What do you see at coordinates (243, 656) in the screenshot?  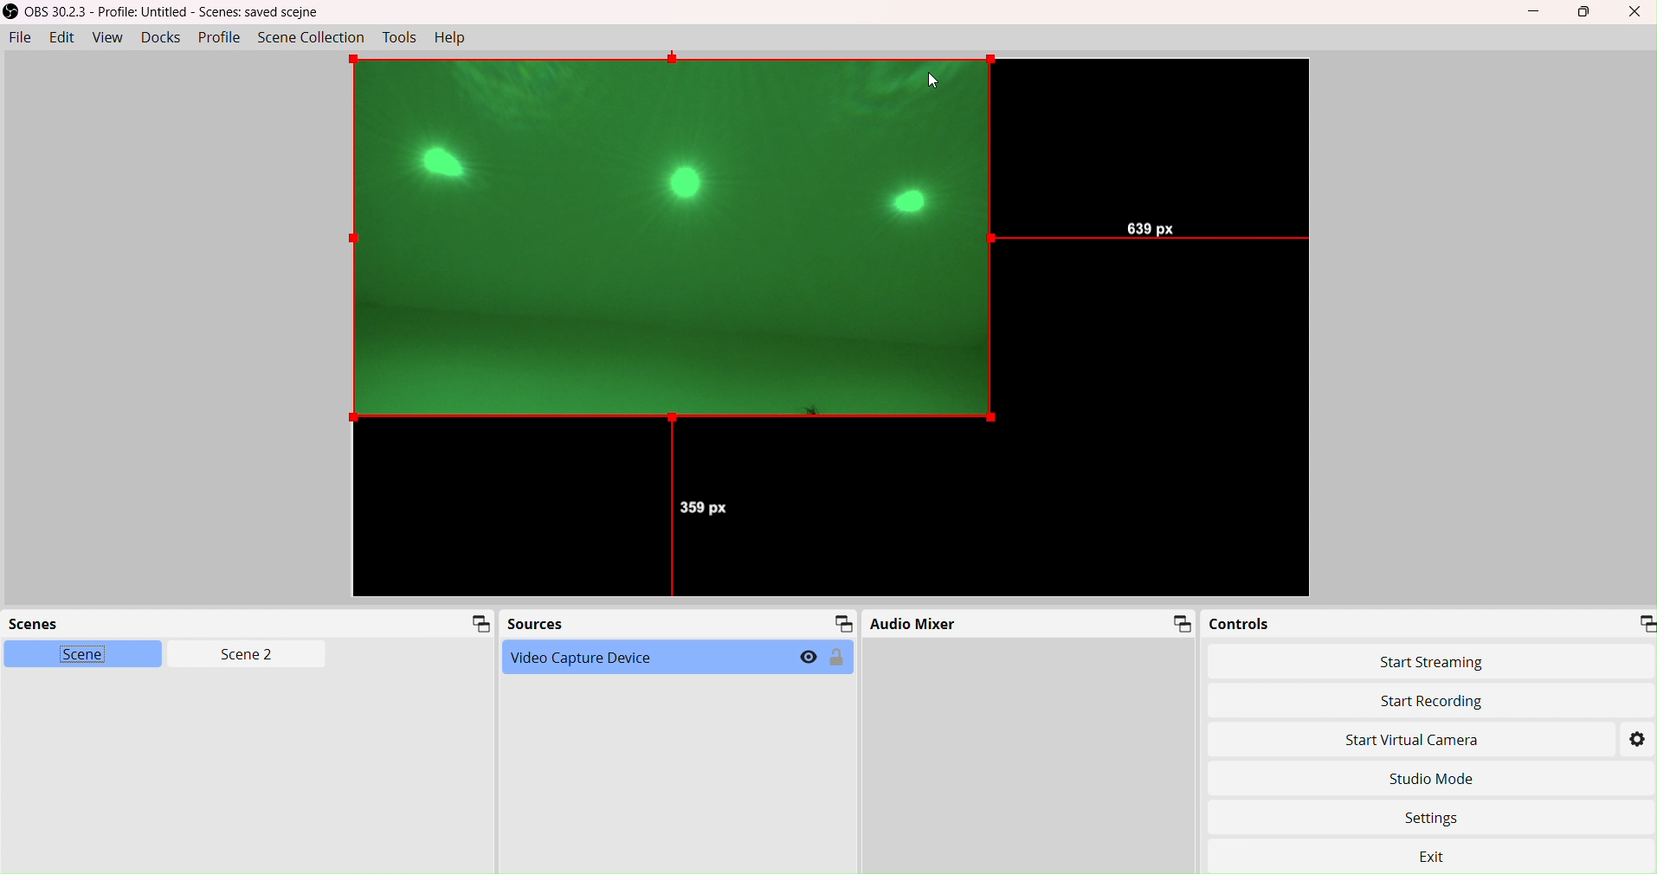 I see `Scen2` at bounding box center [243, 656].